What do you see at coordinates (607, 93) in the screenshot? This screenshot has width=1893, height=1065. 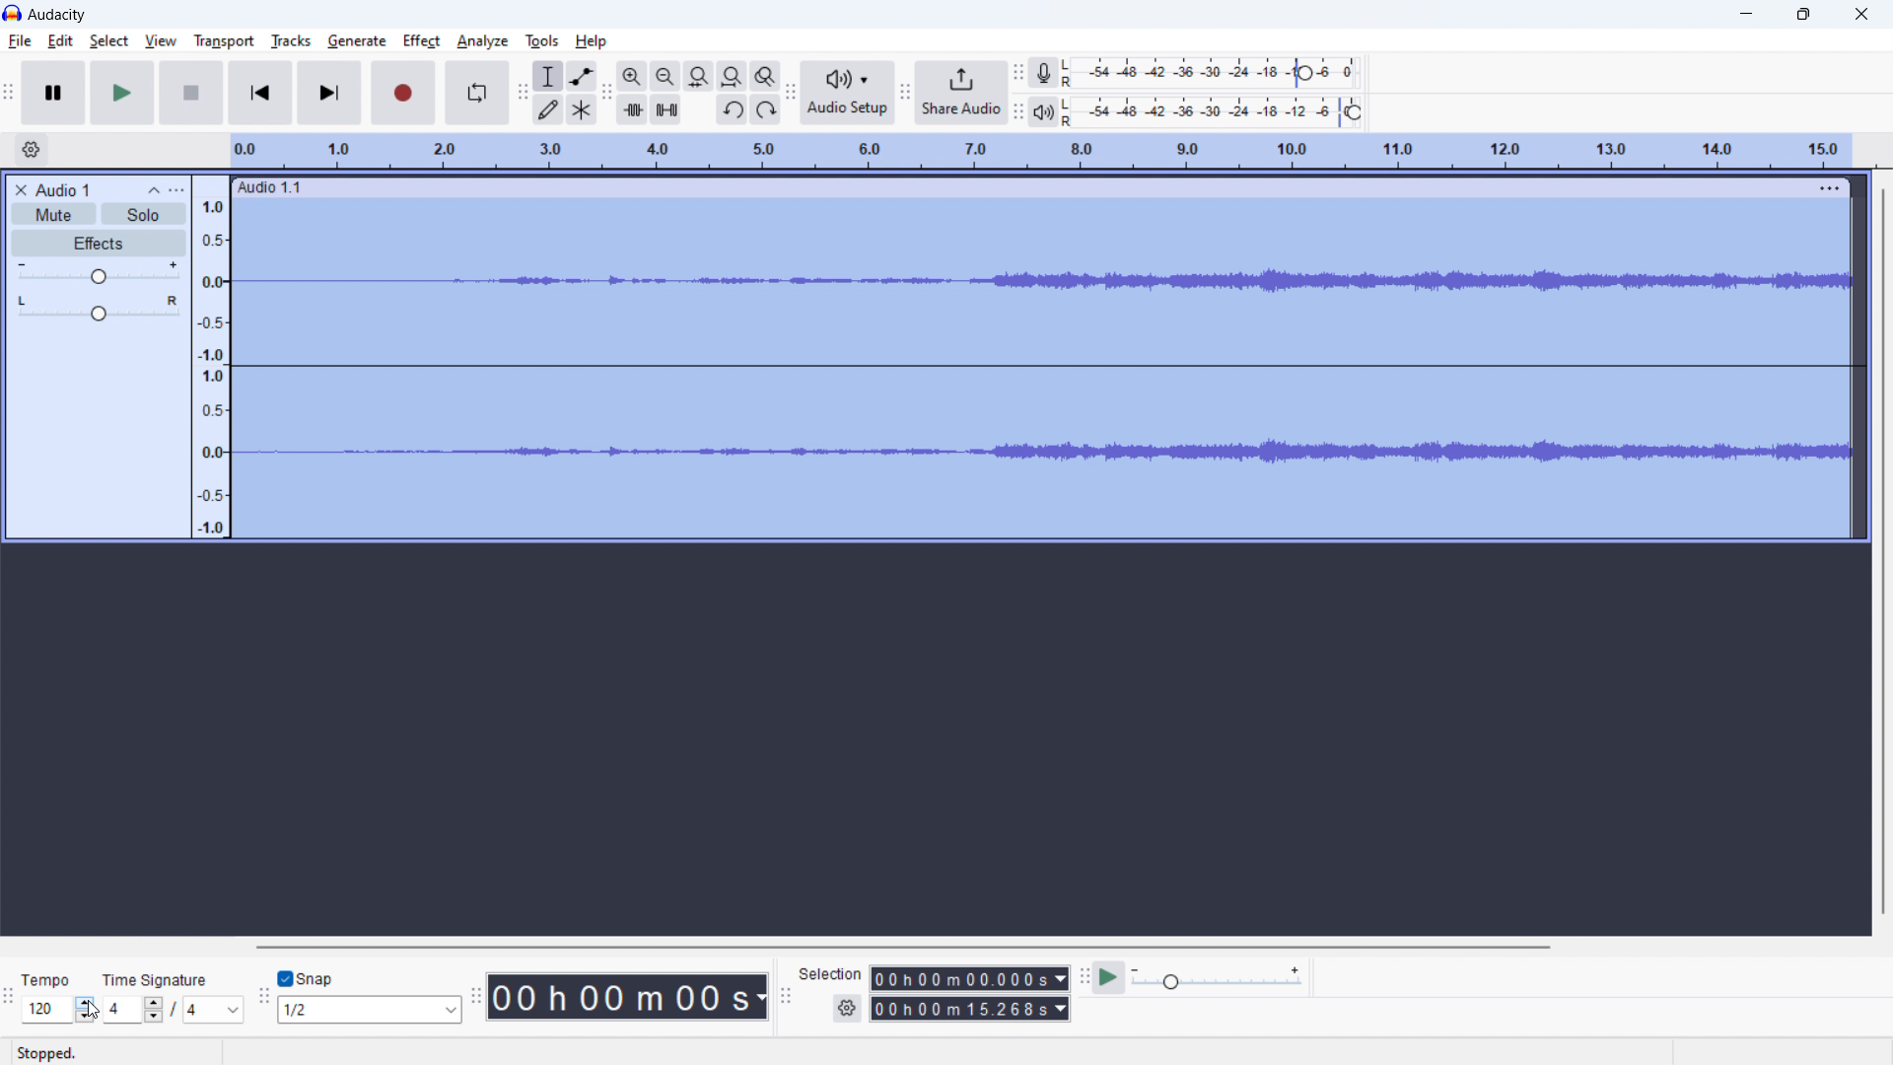 I see `edit toolbar` at bounding box center [607, 93].